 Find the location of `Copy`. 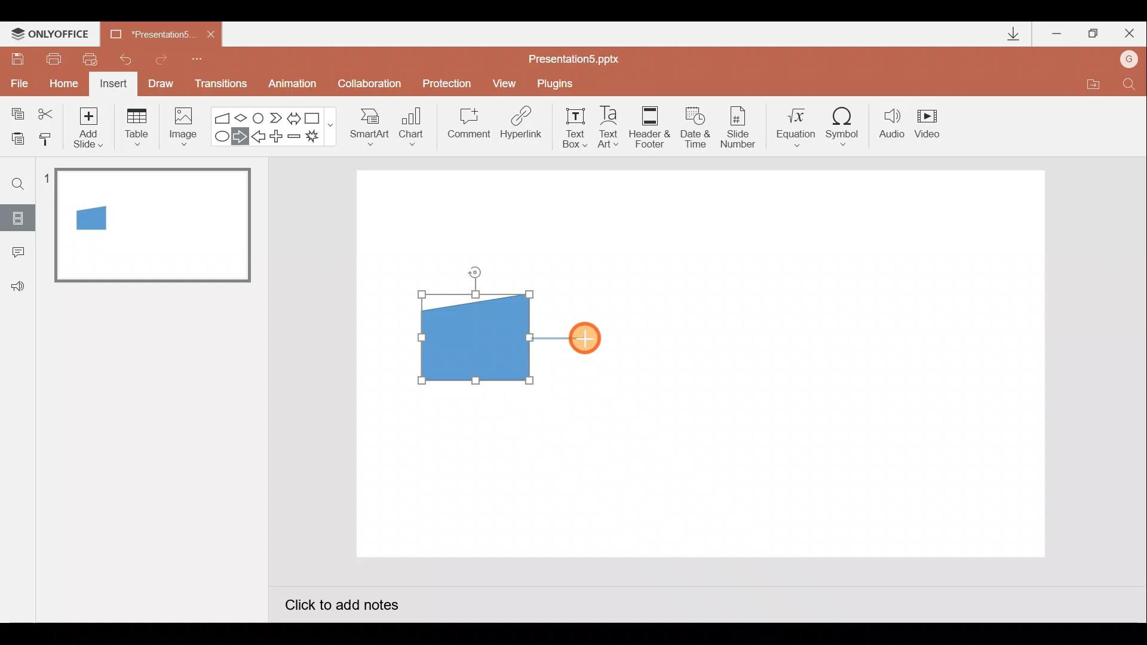

Copy is located at coordinates (16, 112).